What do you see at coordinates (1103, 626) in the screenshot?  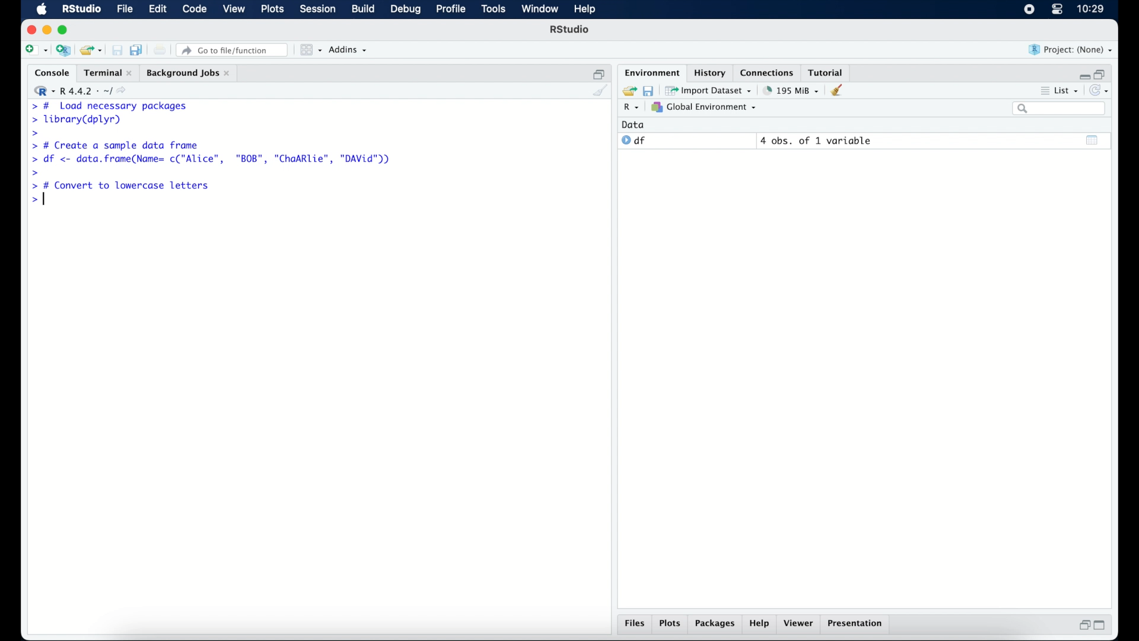 I see `maximize` at bounding box center [1103, 626].